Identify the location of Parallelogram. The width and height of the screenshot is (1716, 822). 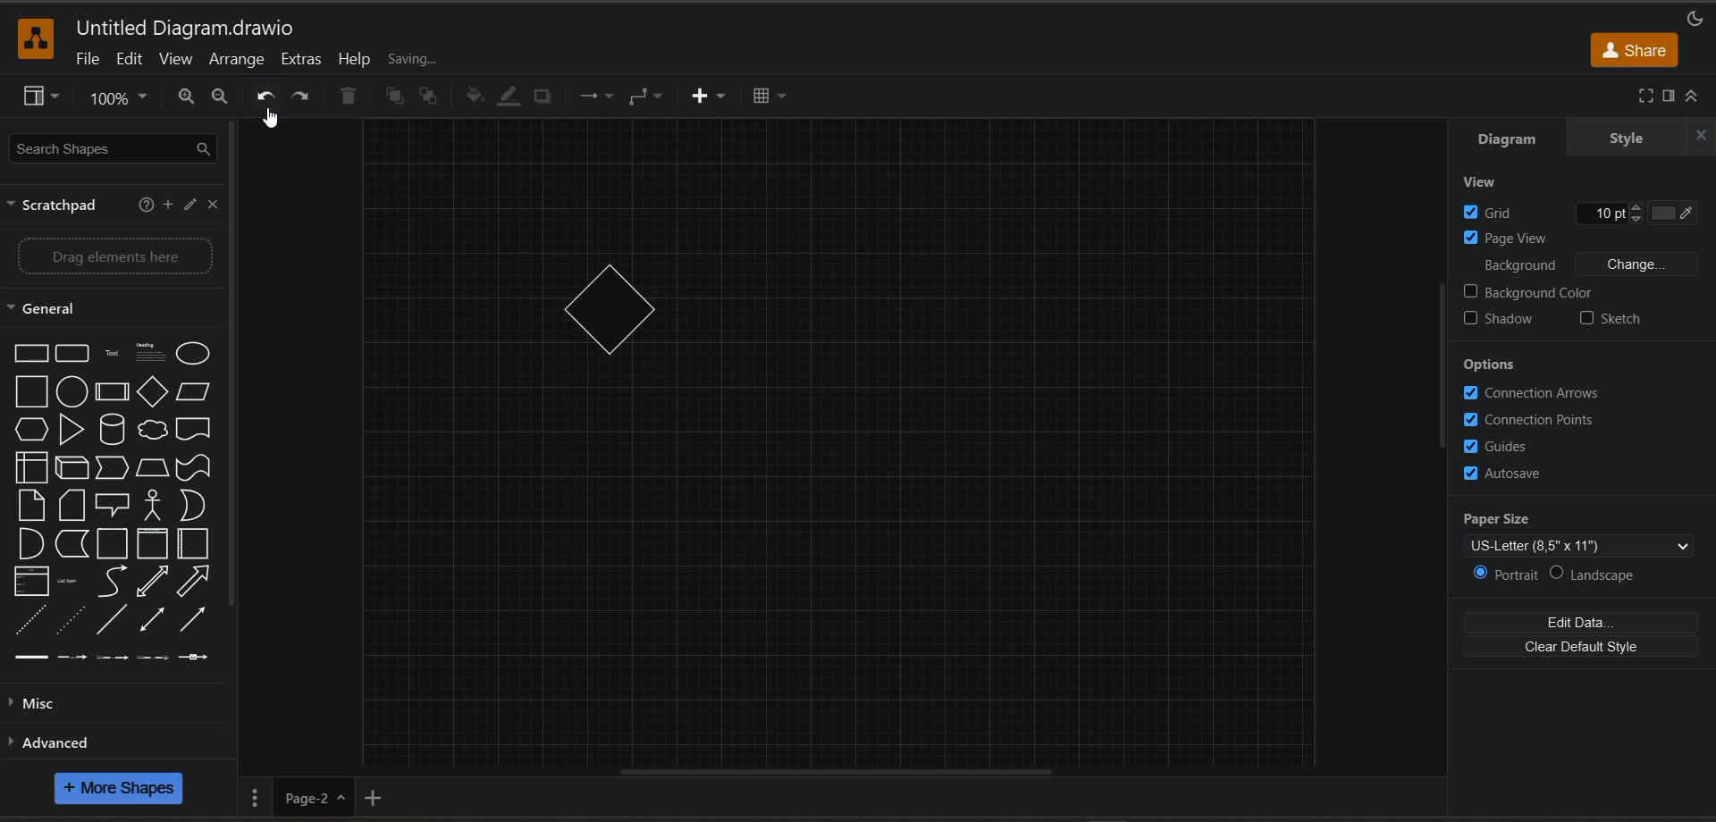
(194, 390).